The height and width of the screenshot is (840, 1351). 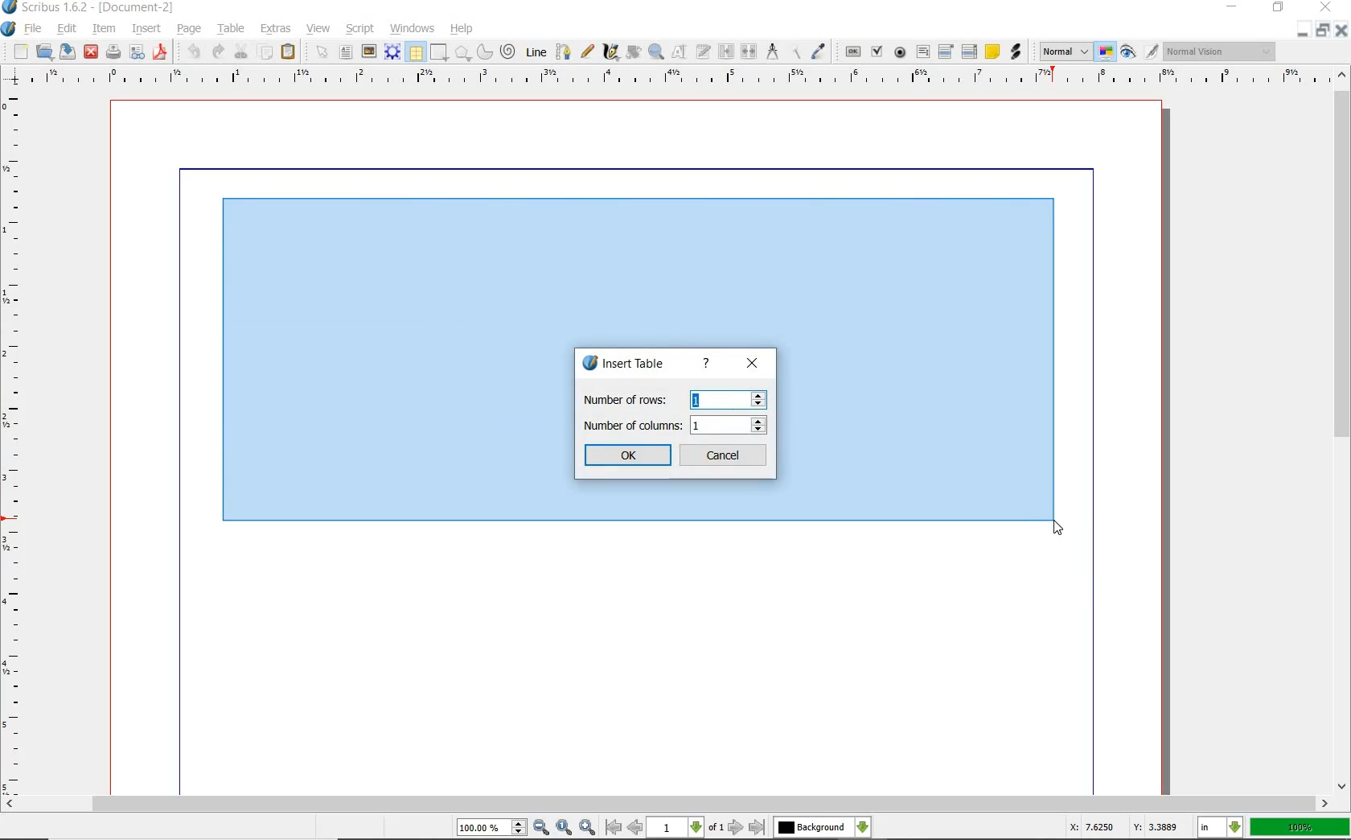 I want to click on copy, so click(x=266, y=53).